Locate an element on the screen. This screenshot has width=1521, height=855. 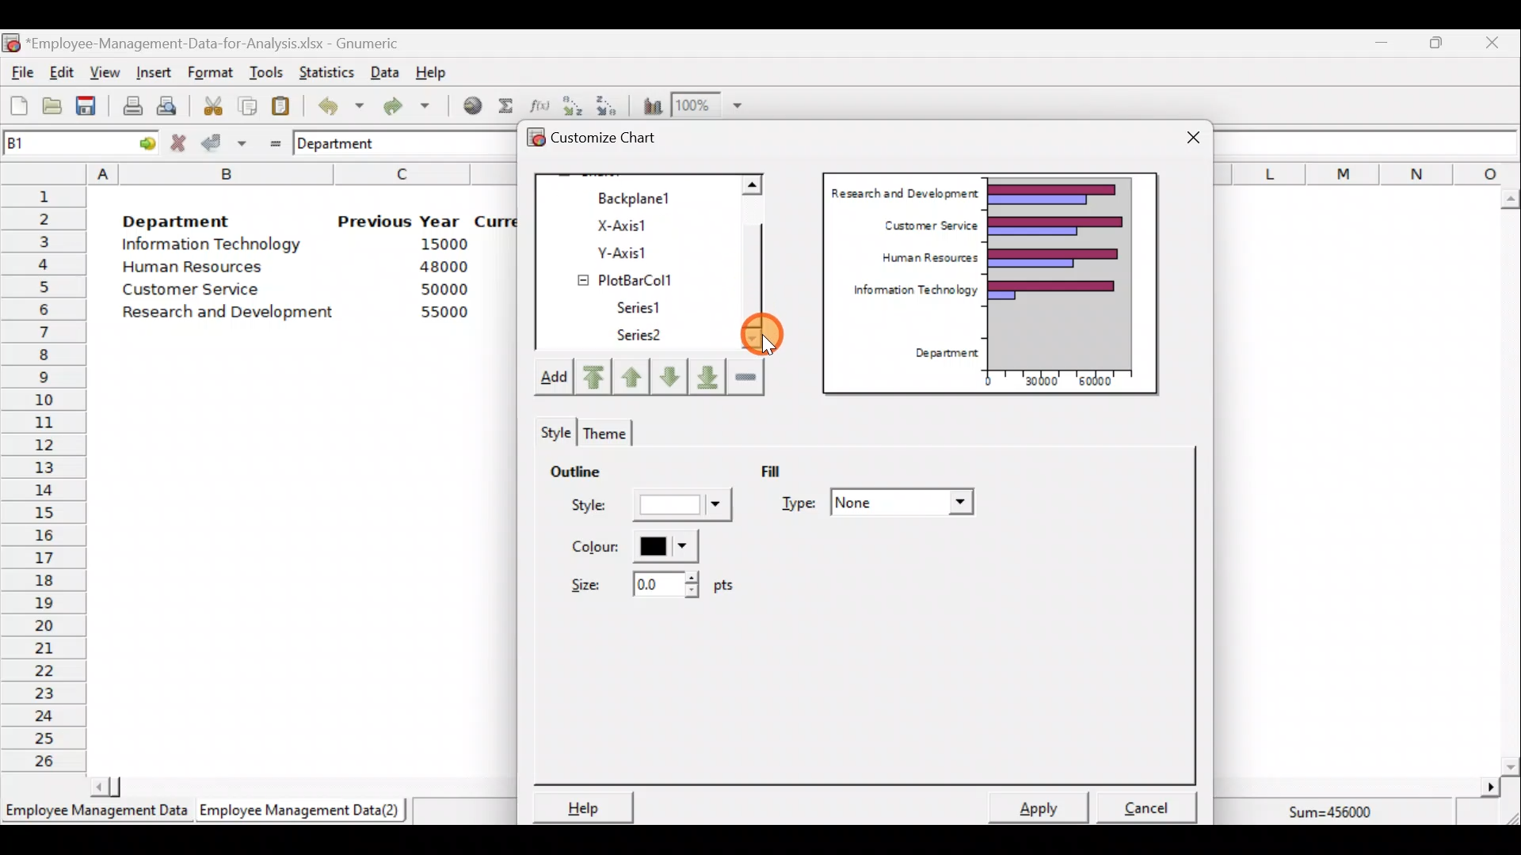
Move upward is located at coordinates (591, 378).